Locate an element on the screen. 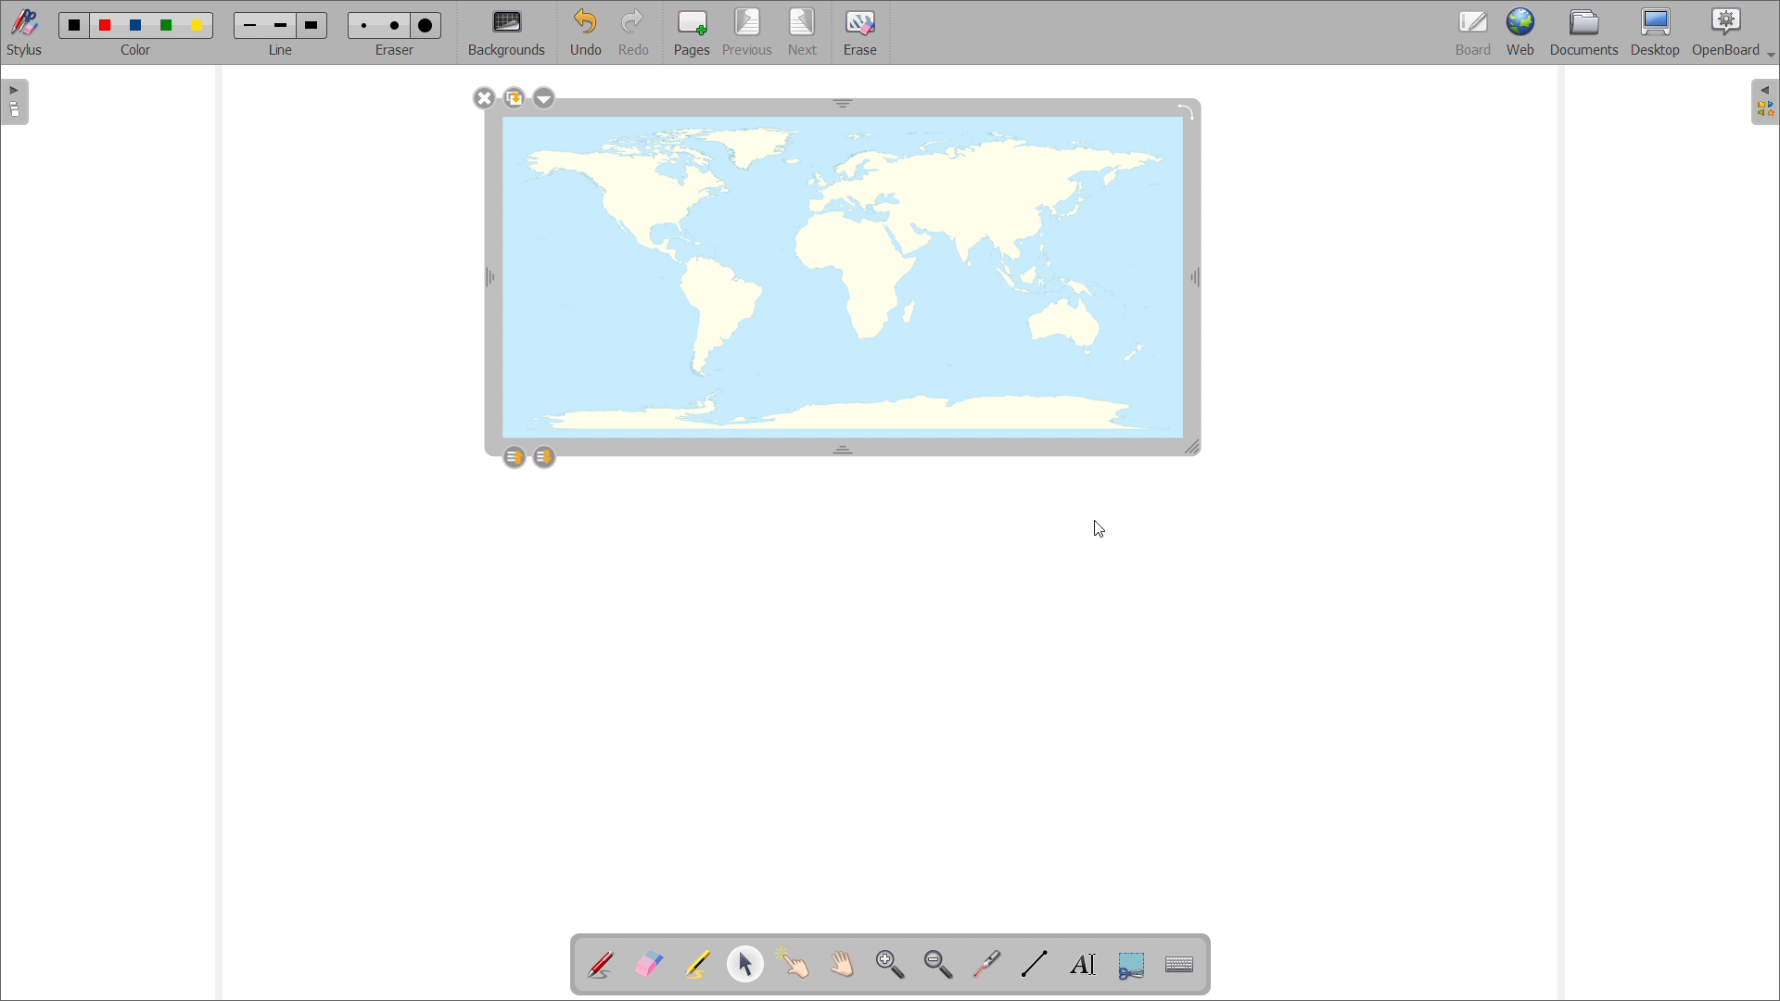  zoom in is located at coordinates (892, 966).